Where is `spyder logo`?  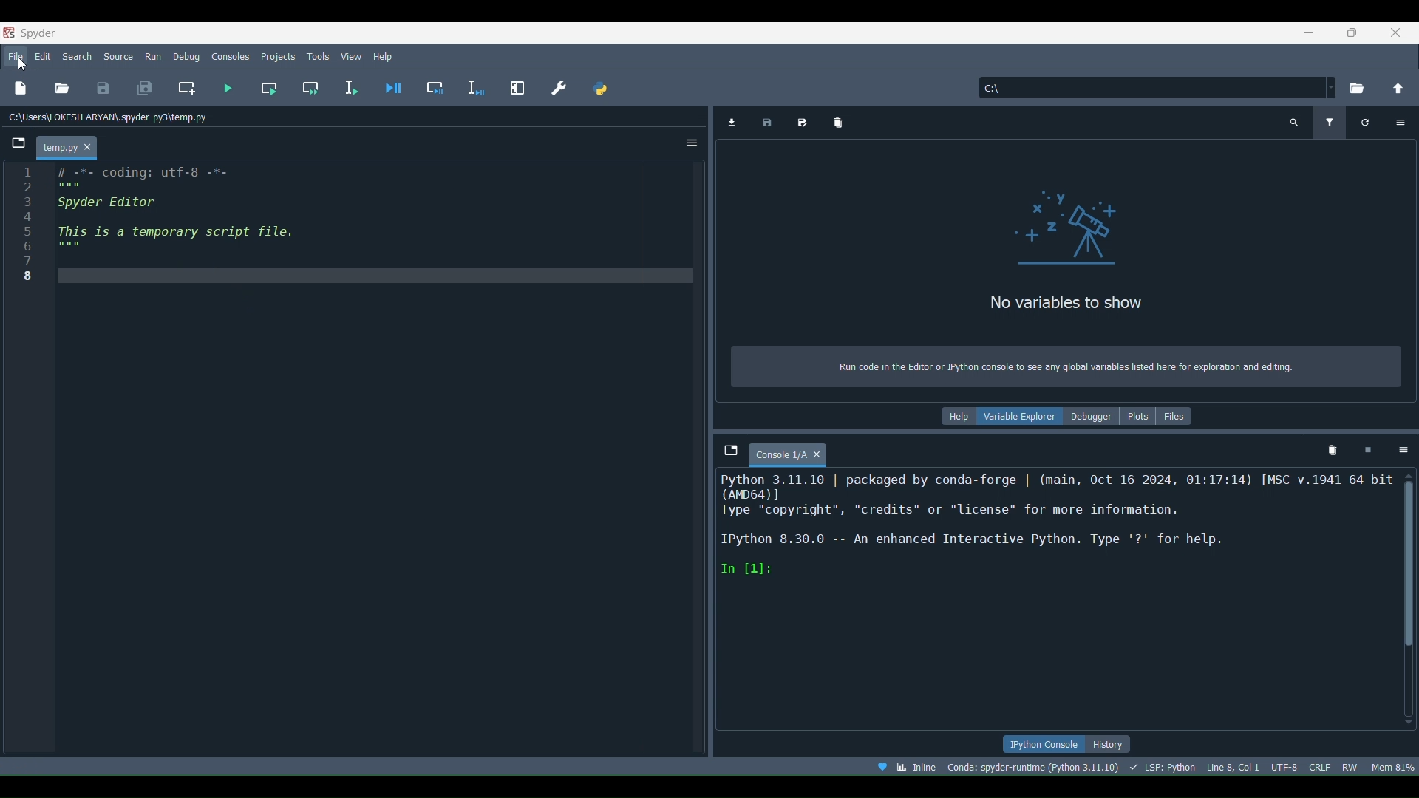 spyder logo is located at coordinates (35, 33).